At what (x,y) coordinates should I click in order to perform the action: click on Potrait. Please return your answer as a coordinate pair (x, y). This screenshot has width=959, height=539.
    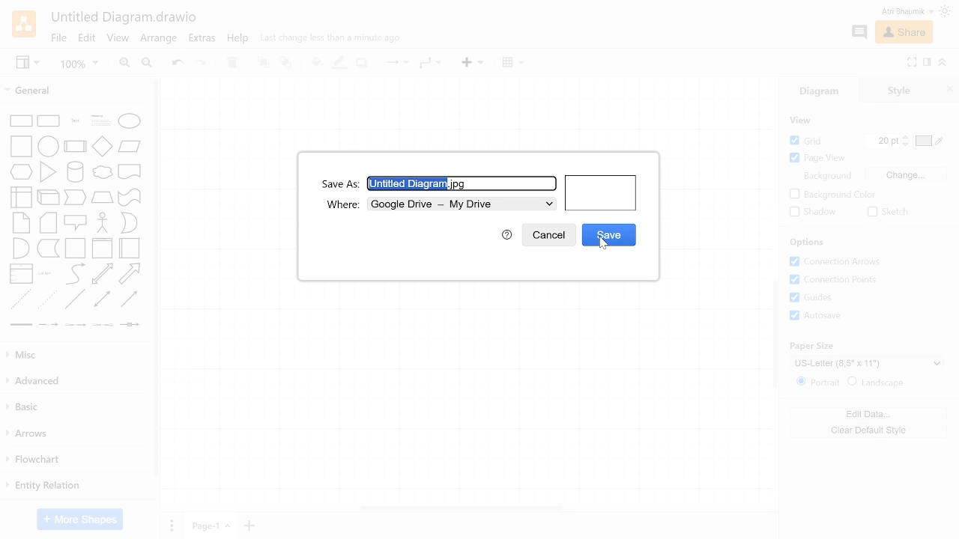
    Looking at the image, I should click on (817, 382).